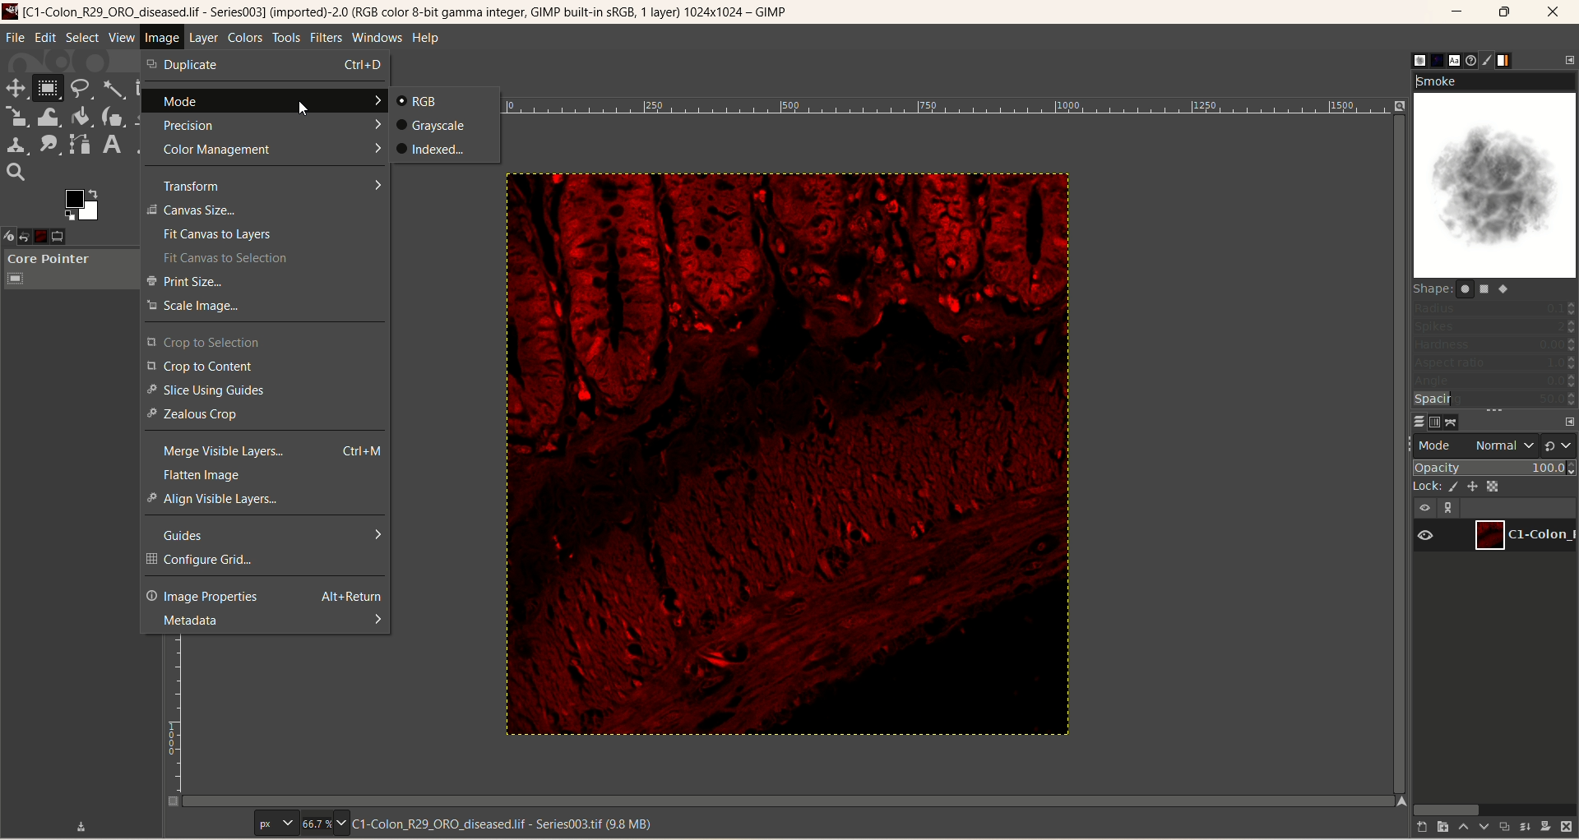 Image resolution: width=1579 pixels, height=840 pixels. Describe the element at coordinates (1438, 61) in the screenshot. I see `pattern` at that location.